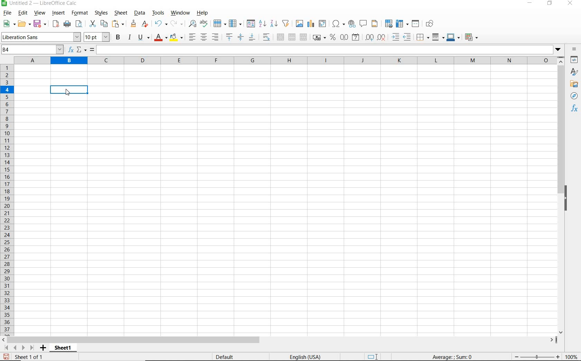  Describe the element at coordinates (176, 38) in the screenshot. I see `background color` at that location.